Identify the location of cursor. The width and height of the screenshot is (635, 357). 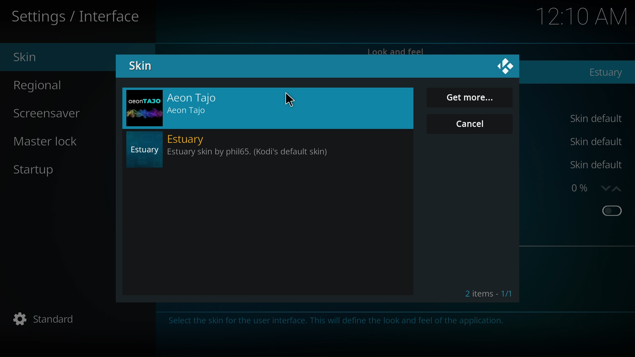
(292, 100).